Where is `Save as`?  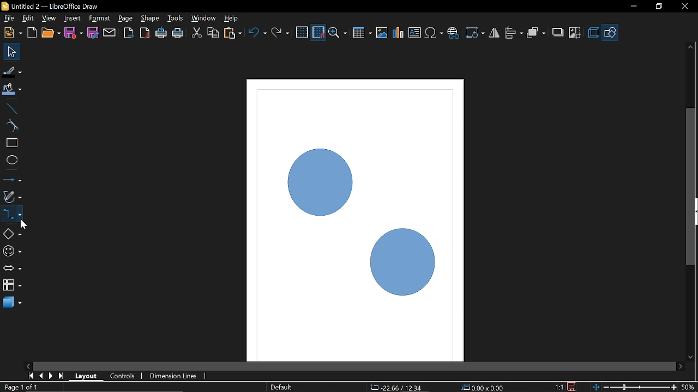
Save as is located at coordinates (93, 32).